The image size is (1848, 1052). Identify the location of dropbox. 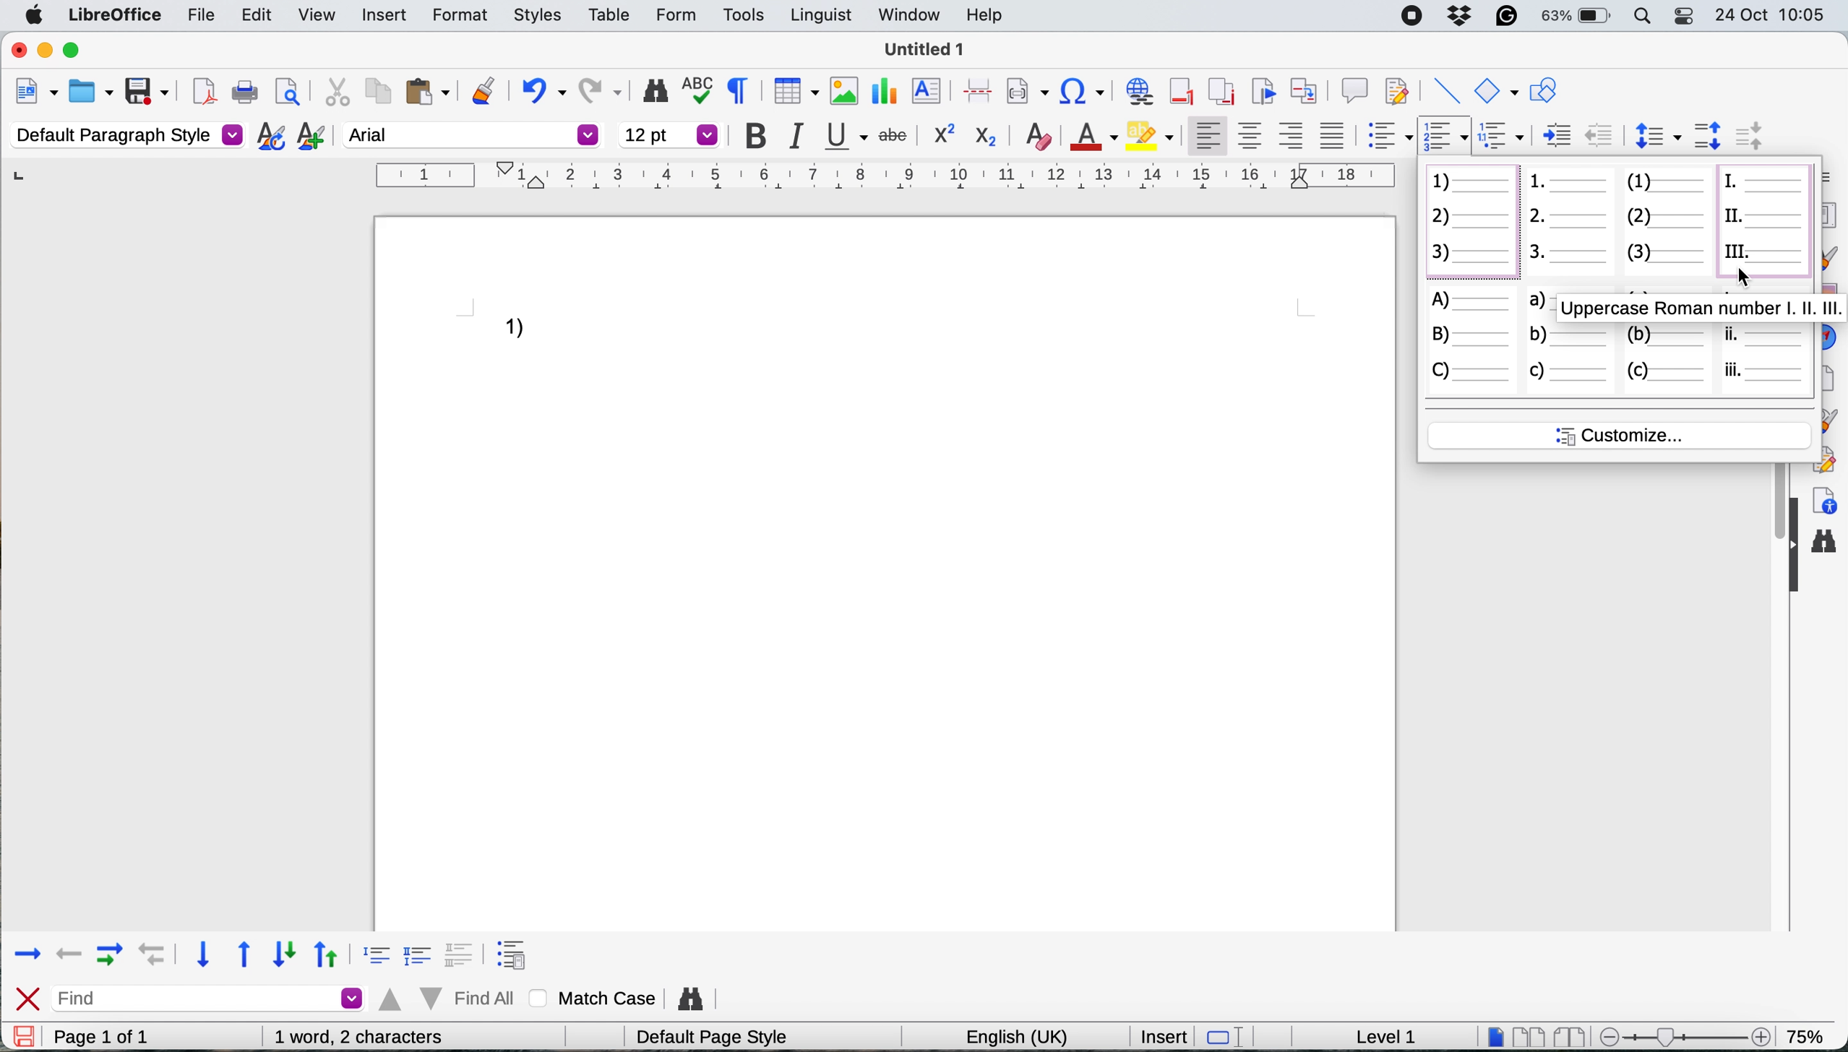
(1461, 14).